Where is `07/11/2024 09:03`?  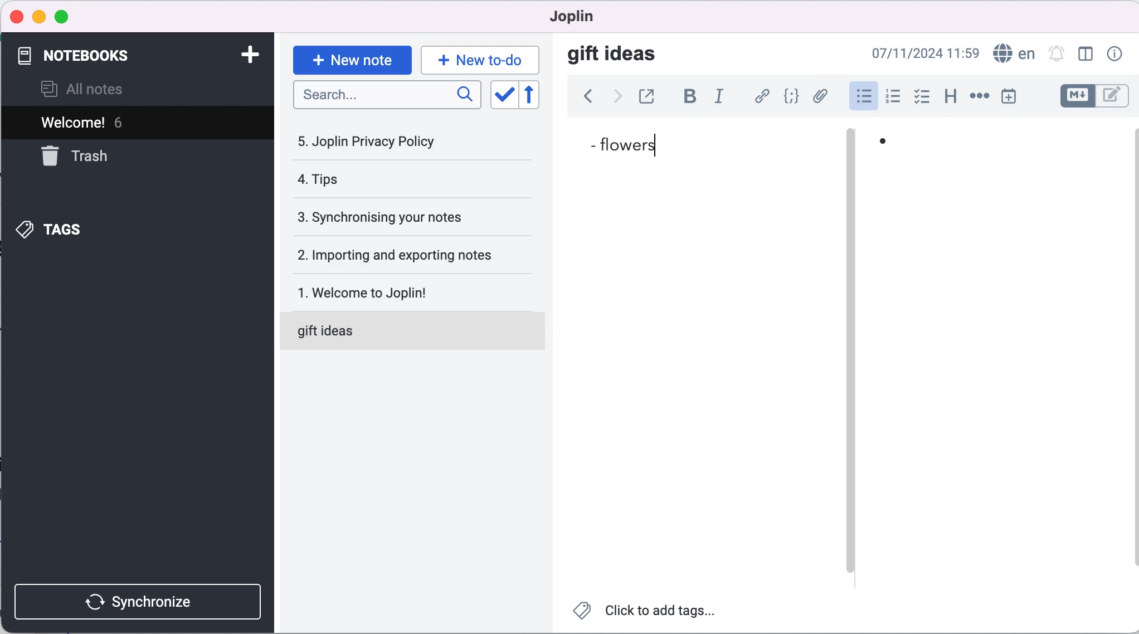 07/11/2024 09:03 is located at coordinates (914, 54).